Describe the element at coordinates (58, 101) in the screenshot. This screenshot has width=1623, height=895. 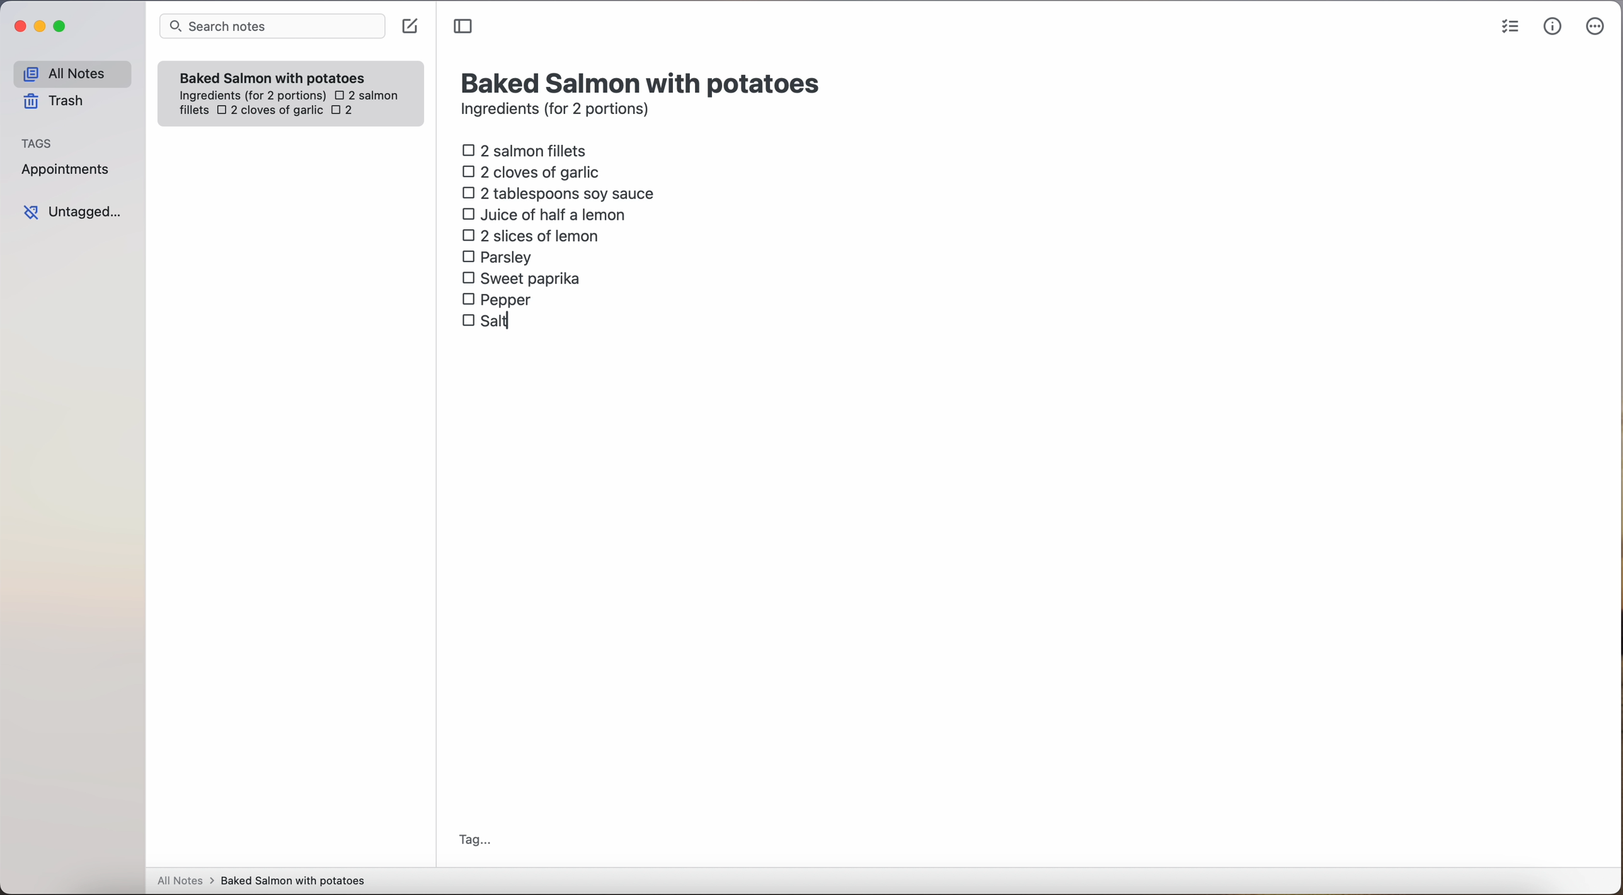
I see `trash` at that location.